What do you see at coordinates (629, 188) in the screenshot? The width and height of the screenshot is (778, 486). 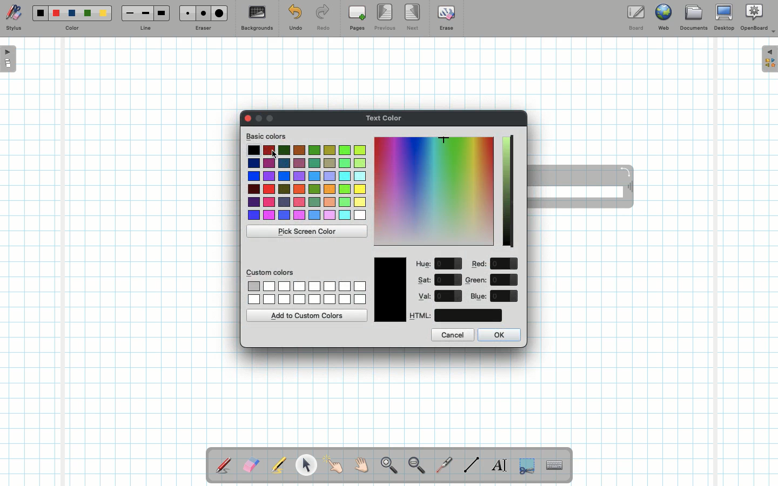 I see `Move` at bounding box center [629, 188].